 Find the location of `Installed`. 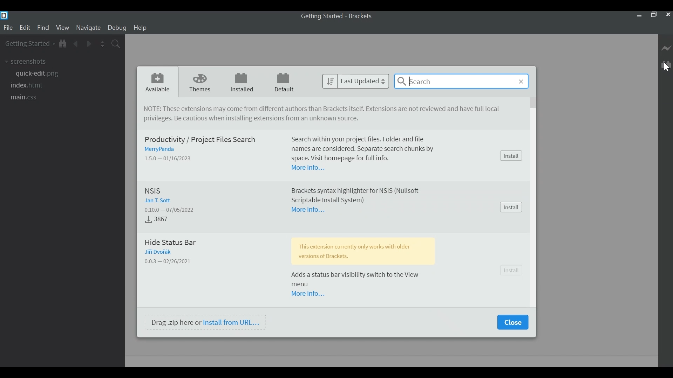

Installed is located at coordinates (158, 219).